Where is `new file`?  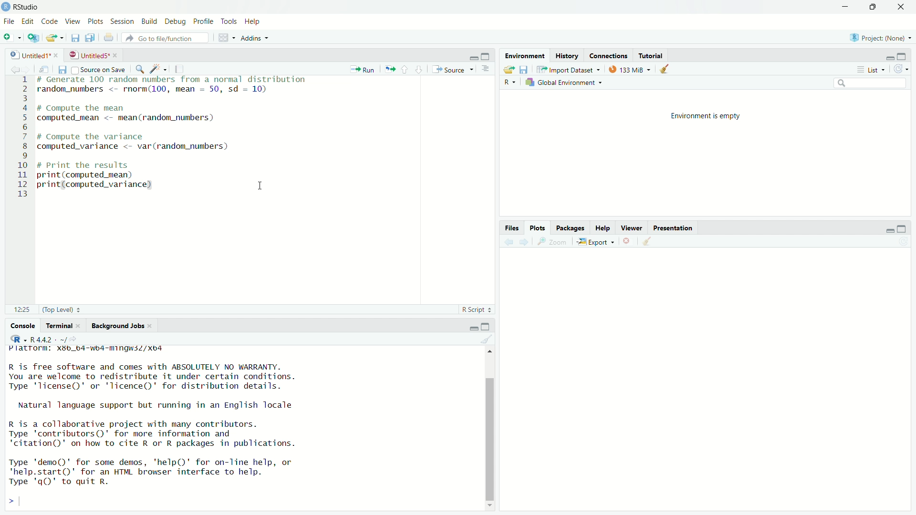
new file is located at coordinates (11, 36).